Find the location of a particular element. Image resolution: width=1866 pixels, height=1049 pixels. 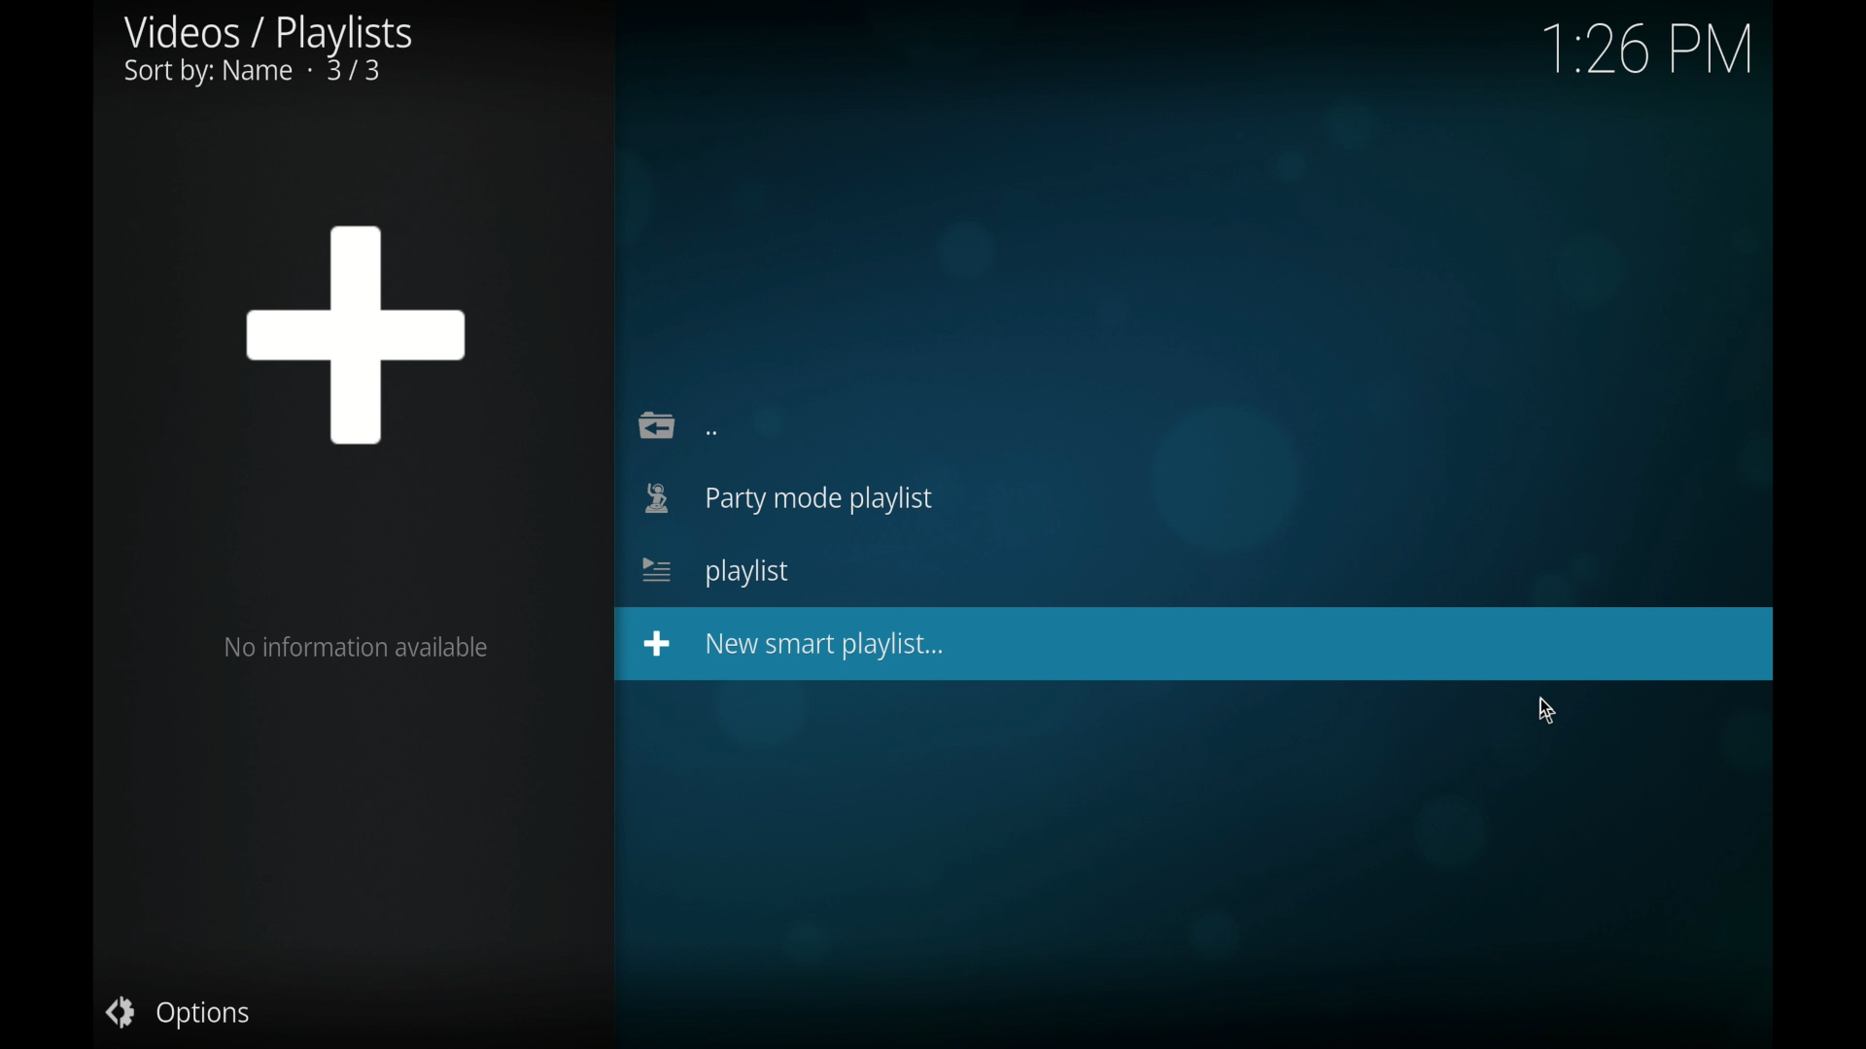

new smart playlist is located at coordinates (795, 570).